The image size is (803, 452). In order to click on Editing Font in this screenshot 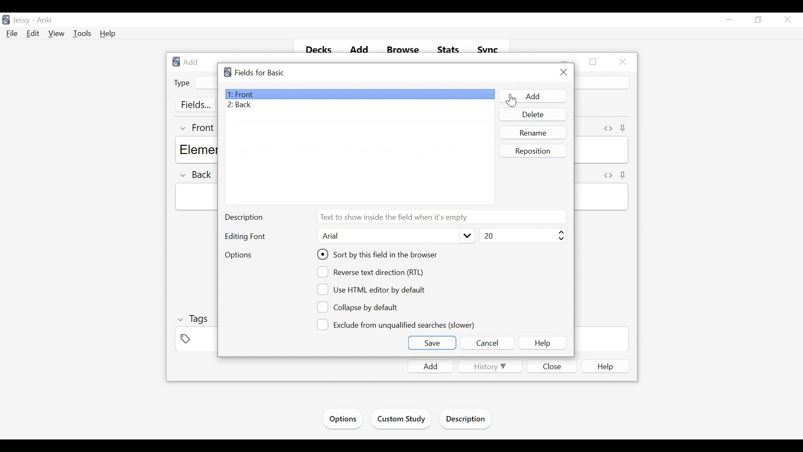, I will do `click(249, 237)`.